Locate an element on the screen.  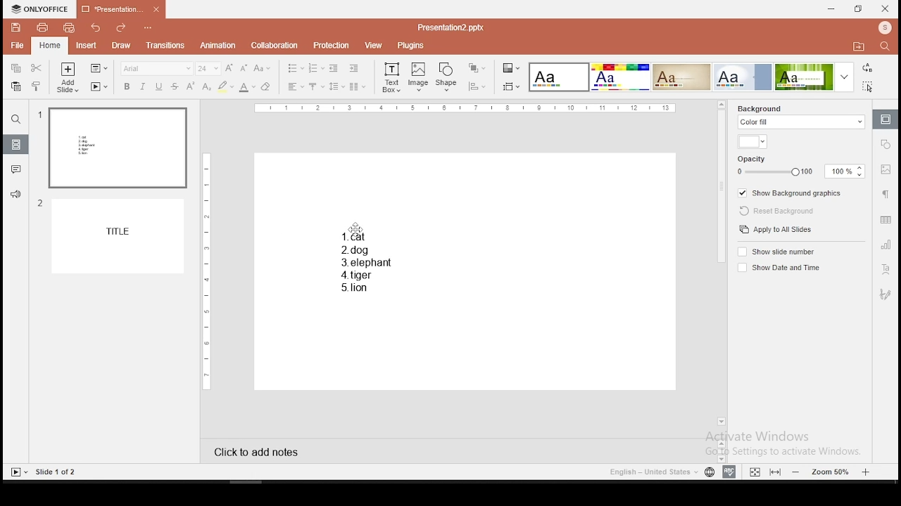
collaboration is located at coordinates (275, 46).